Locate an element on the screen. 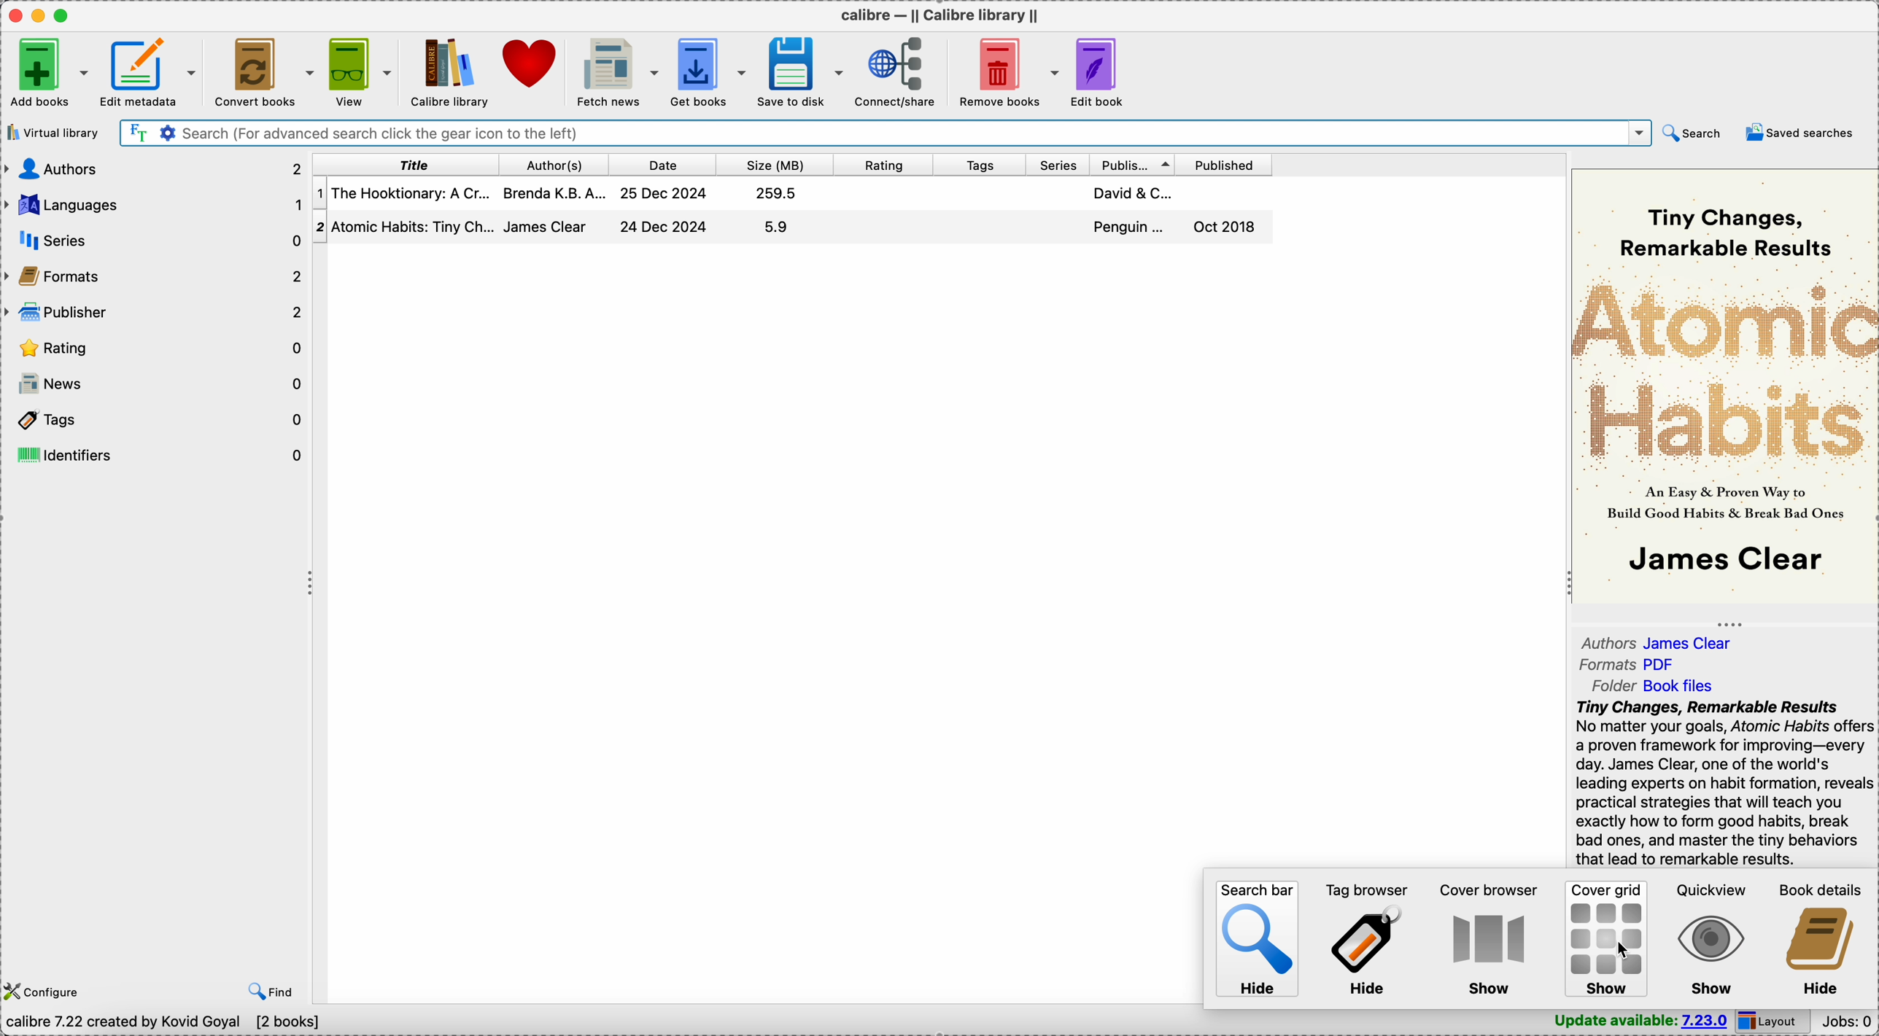 The image size is (1879, 1036). 2 is located at coordinates (321, 227).